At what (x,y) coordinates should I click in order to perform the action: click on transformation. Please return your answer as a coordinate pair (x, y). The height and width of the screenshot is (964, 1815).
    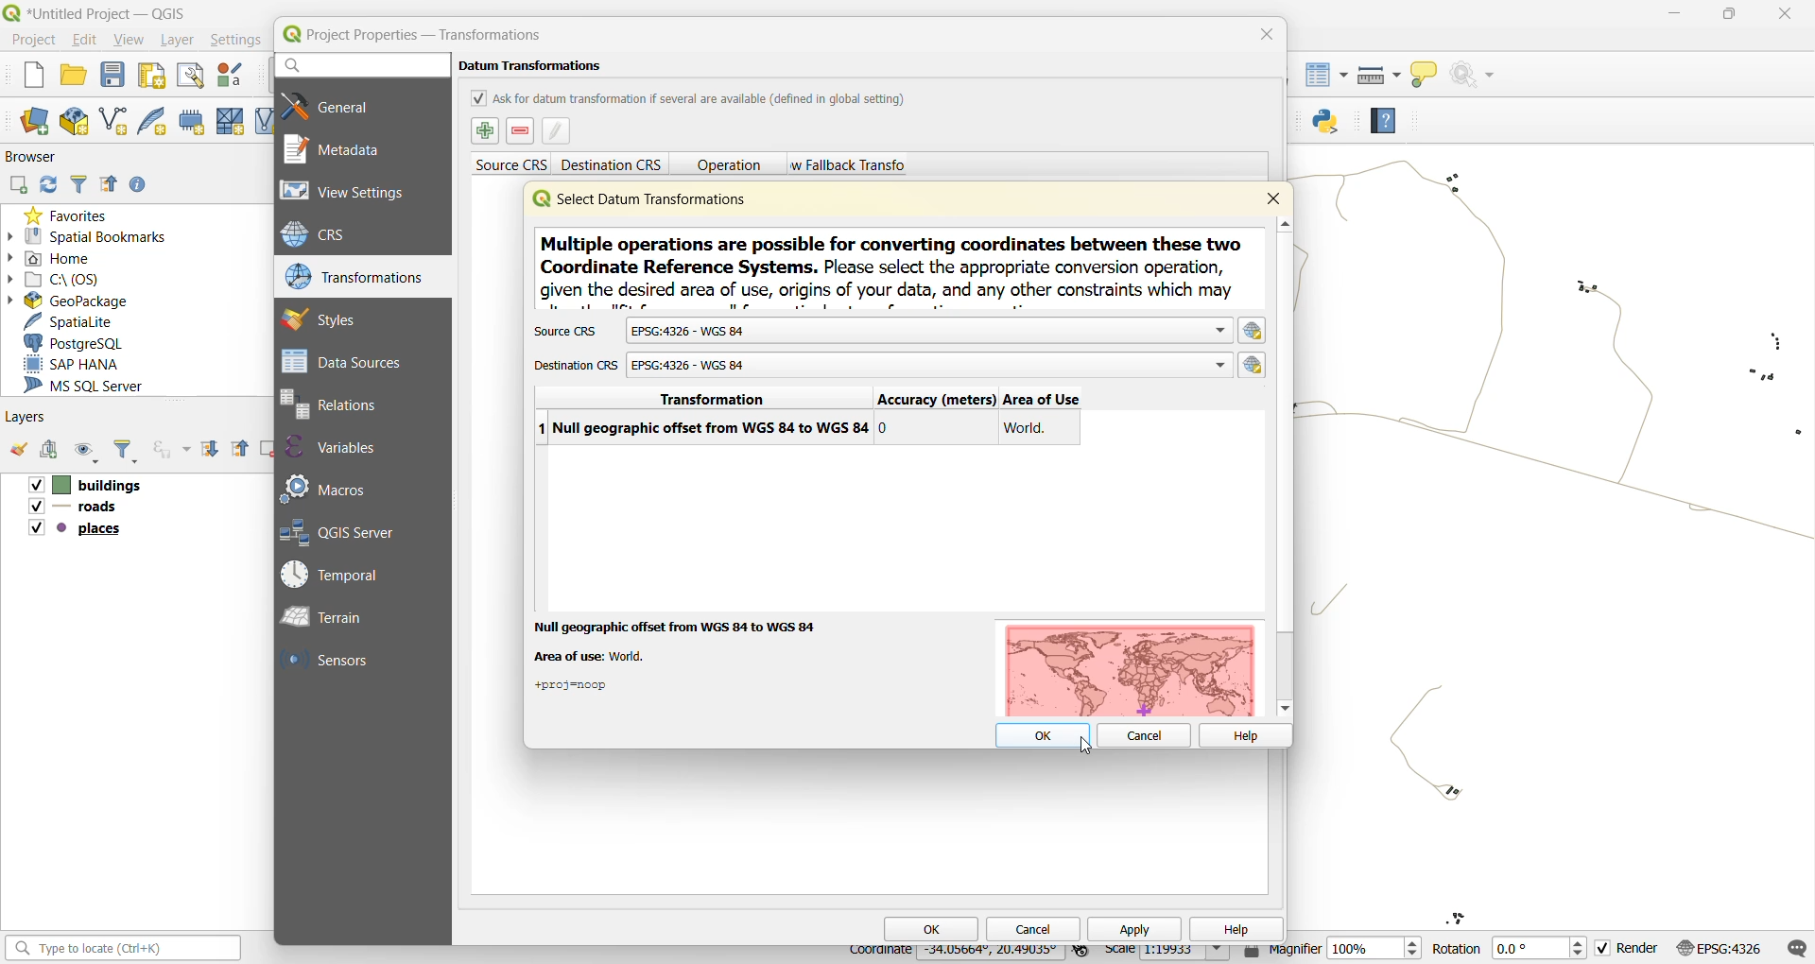
    Looking at the image, I should click on (708, 397).